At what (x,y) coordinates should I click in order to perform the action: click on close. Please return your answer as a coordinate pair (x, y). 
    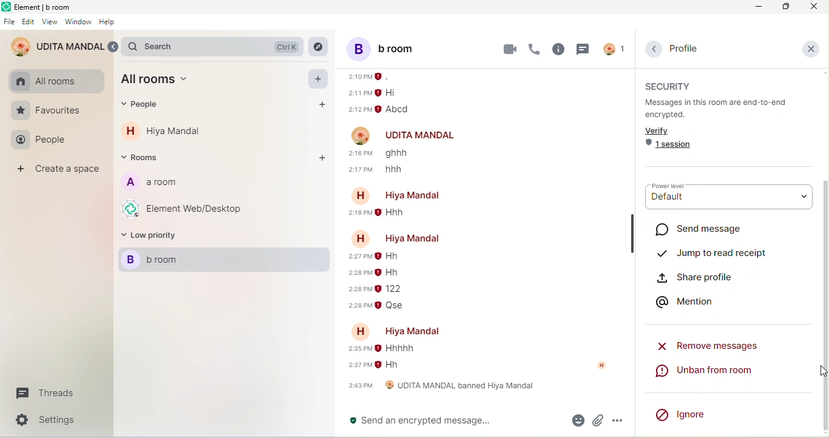
    Looking at the image, I should click on (811, 48).